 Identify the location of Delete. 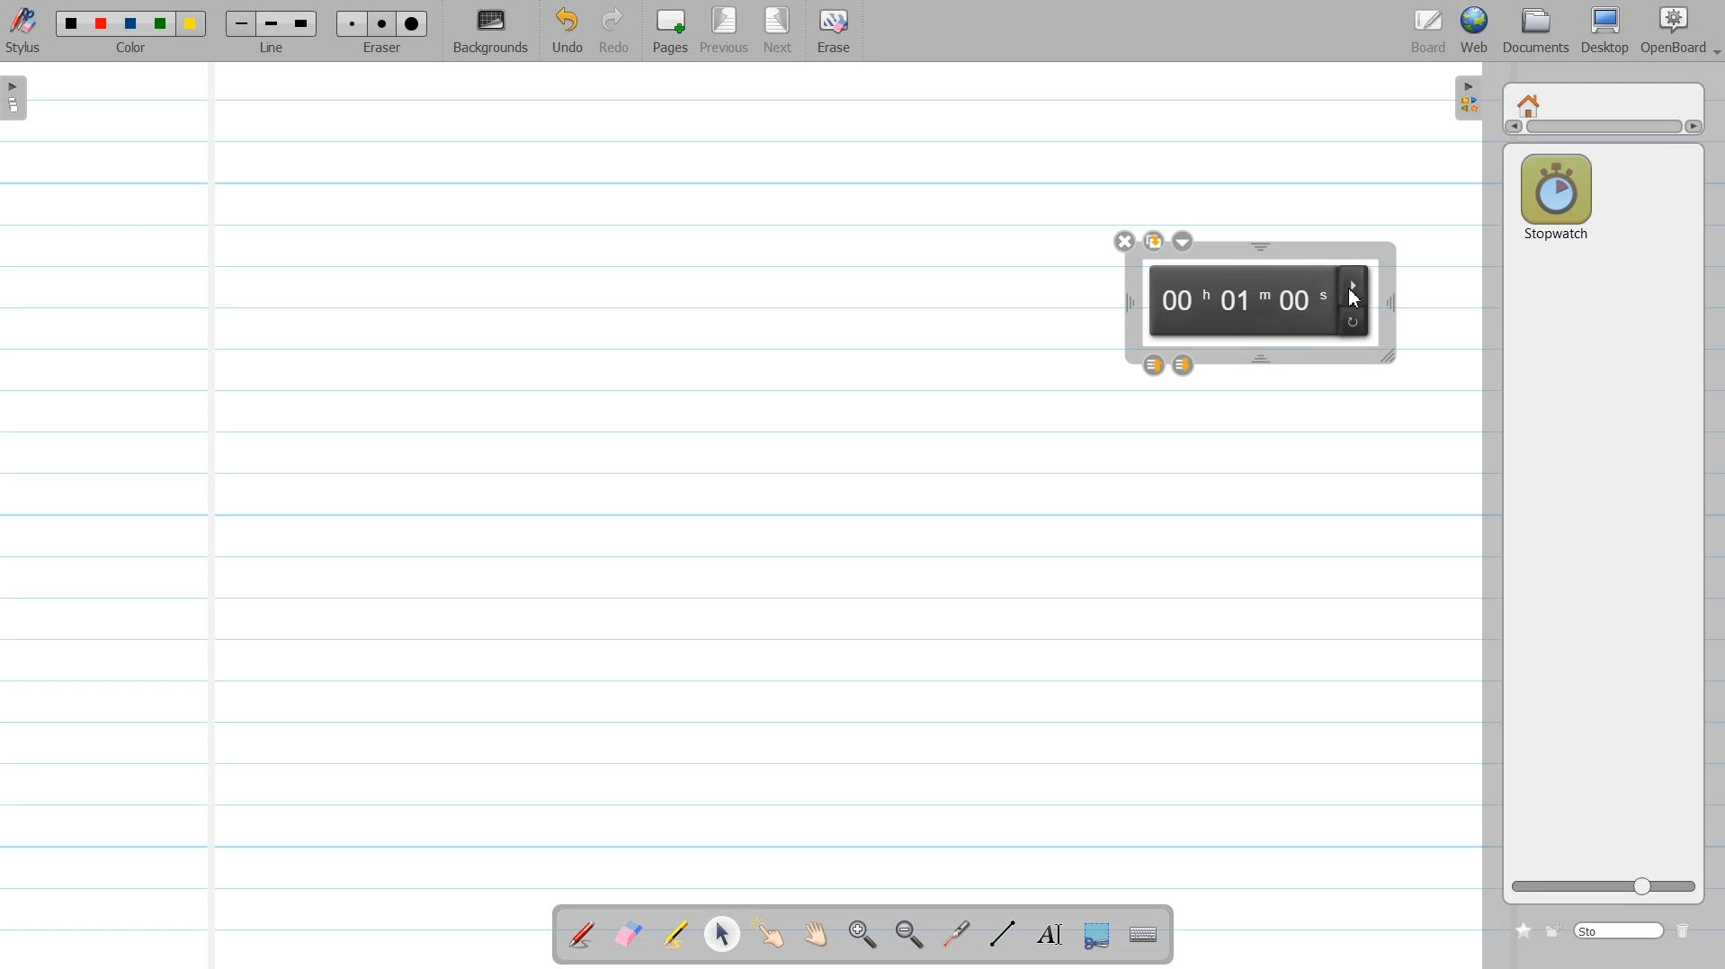
(1687, 930).